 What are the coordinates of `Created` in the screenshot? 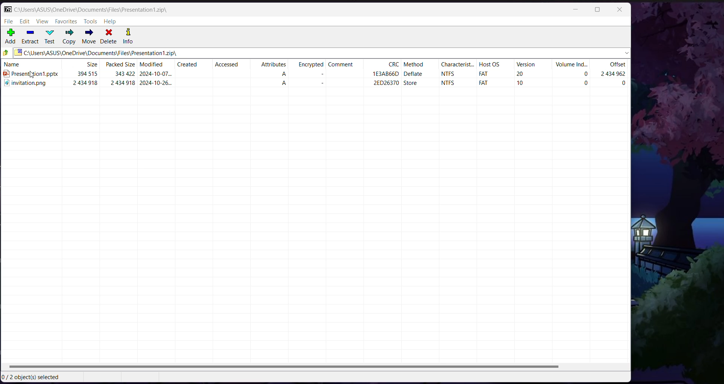 It's located at (187, 65).